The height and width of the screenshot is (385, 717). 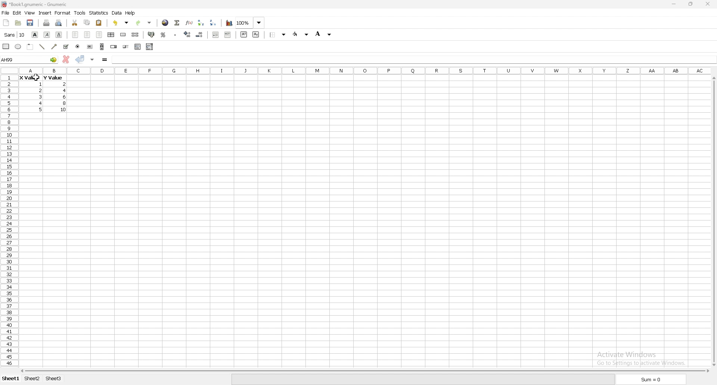 What do you see at coordinates (187, 34) in the screenshot?
I see `increase decimals` at bounding box center [187, 34].